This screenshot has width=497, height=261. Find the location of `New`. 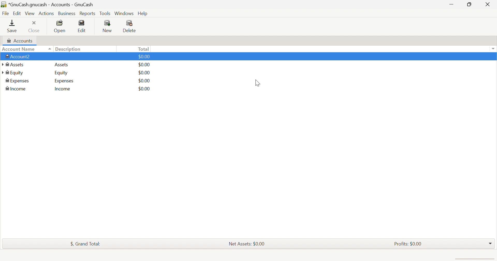

New is located at coordinates (108, 26).